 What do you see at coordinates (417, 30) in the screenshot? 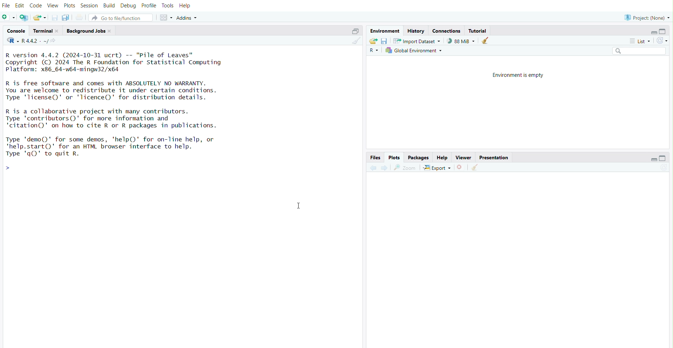
I see `history` at bounding box center [417, 30].